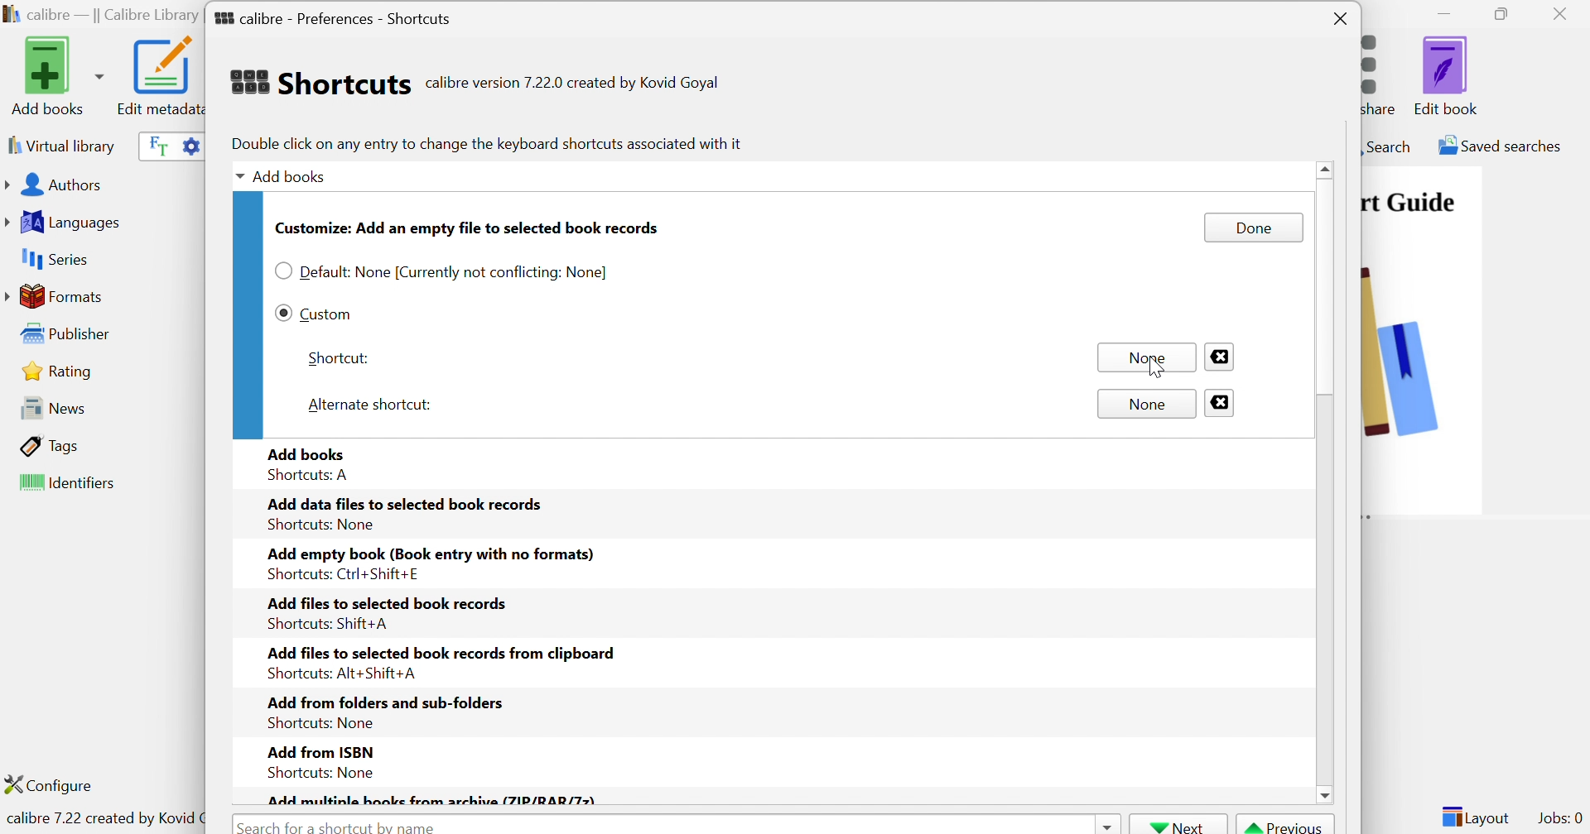 The width and height of the screenshot is (1590, 834). What do you see at coordinates (430, 555) in the screenshot?
I see `Add empty book (Book entry with no formats)` at bounding box center [430, 555].